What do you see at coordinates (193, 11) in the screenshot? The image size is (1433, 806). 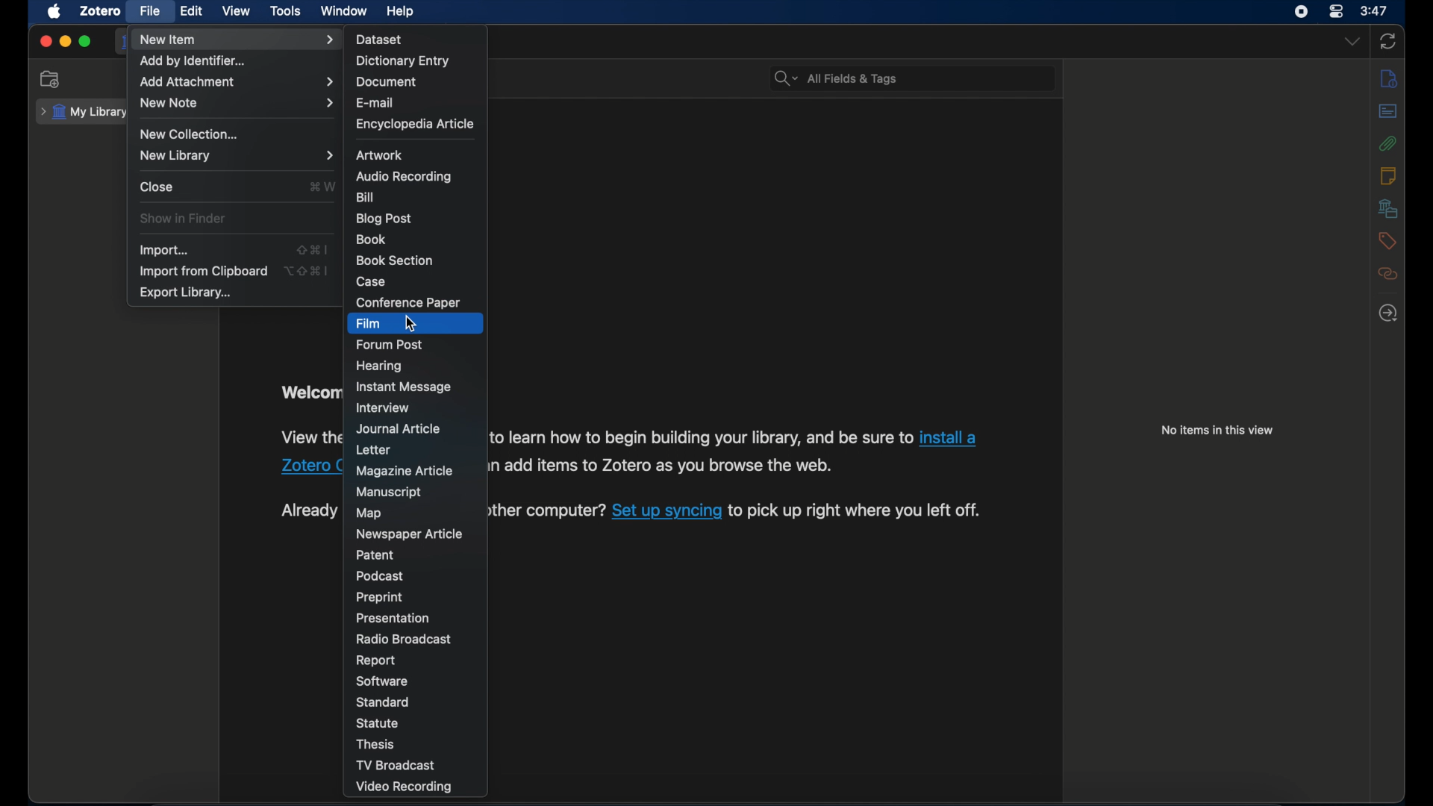 I see `edit` at bounding box center [193, 11].